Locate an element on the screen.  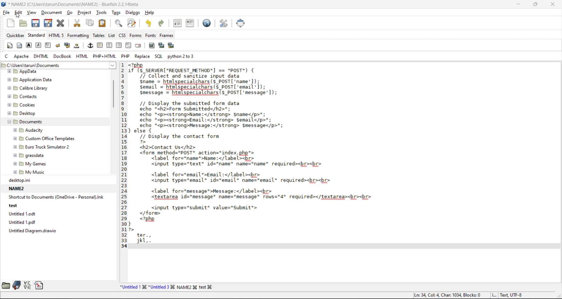
center is located at coordinates (109, 45).